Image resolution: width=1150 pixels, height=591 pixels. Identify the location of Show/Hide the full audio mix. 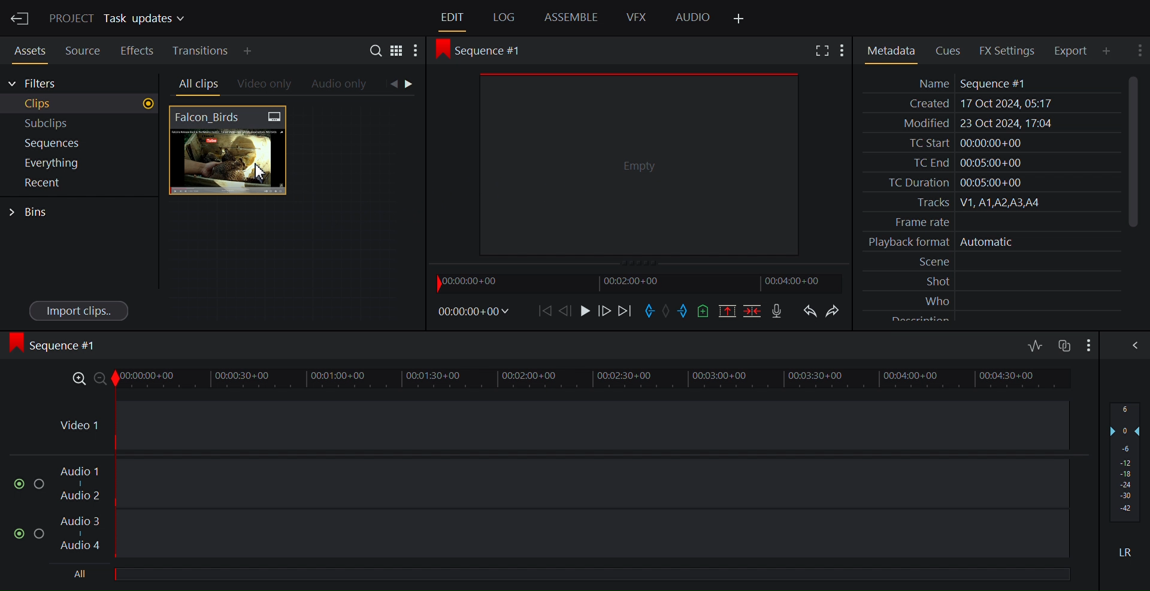
(1133, 345).